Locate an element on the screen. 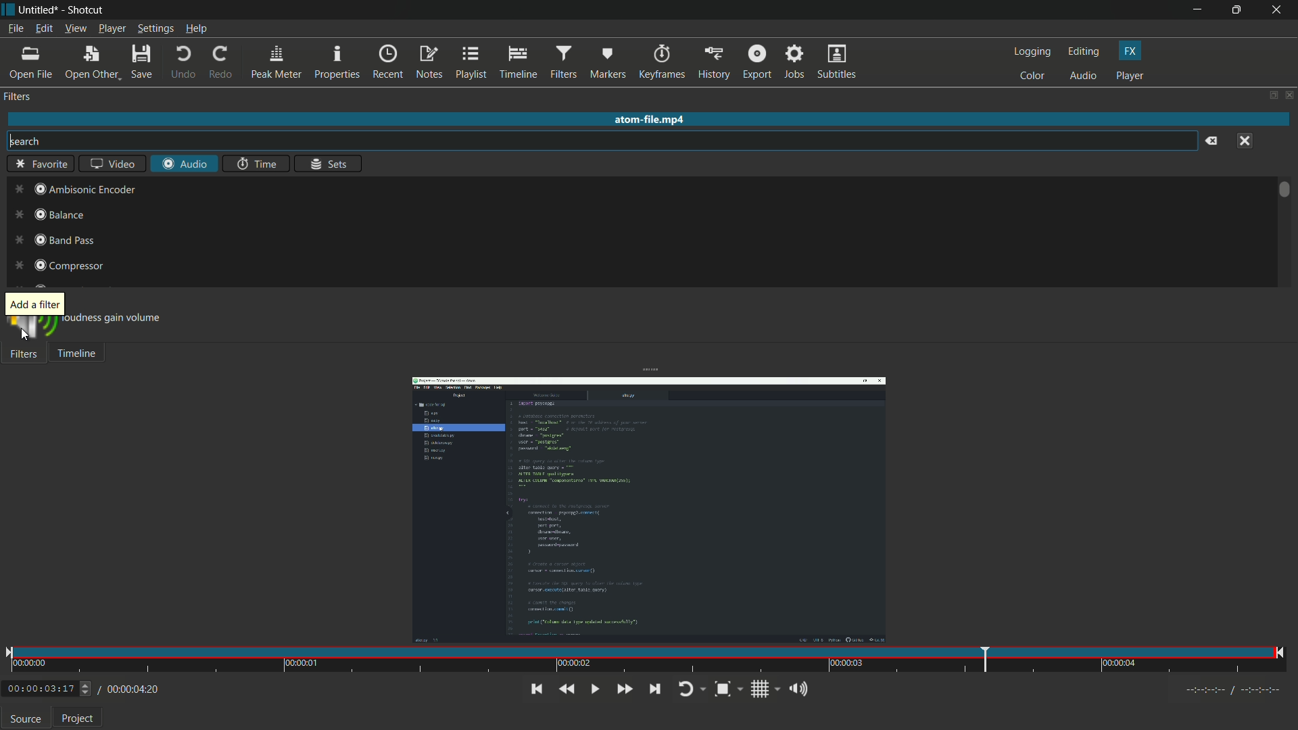  show volume control is located at coordinates (802, 691).